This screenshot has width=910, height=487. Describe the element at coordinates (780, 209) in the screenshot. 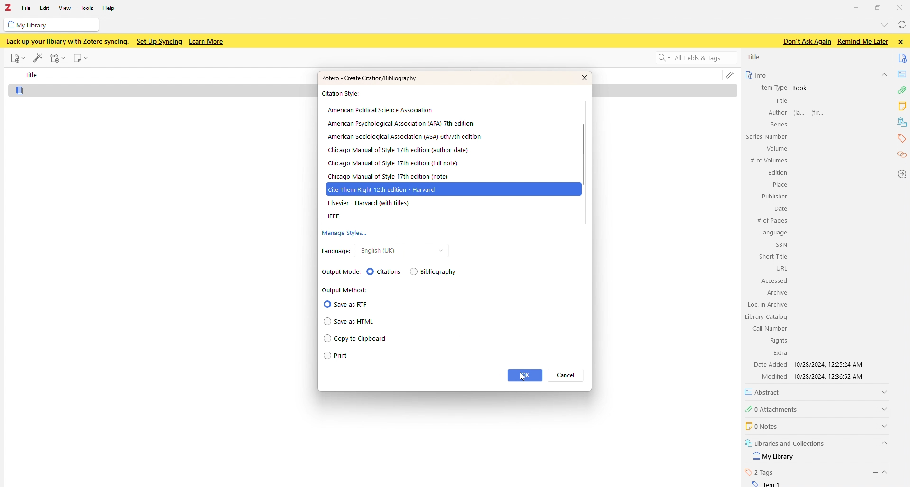

I see `Date` at that location.